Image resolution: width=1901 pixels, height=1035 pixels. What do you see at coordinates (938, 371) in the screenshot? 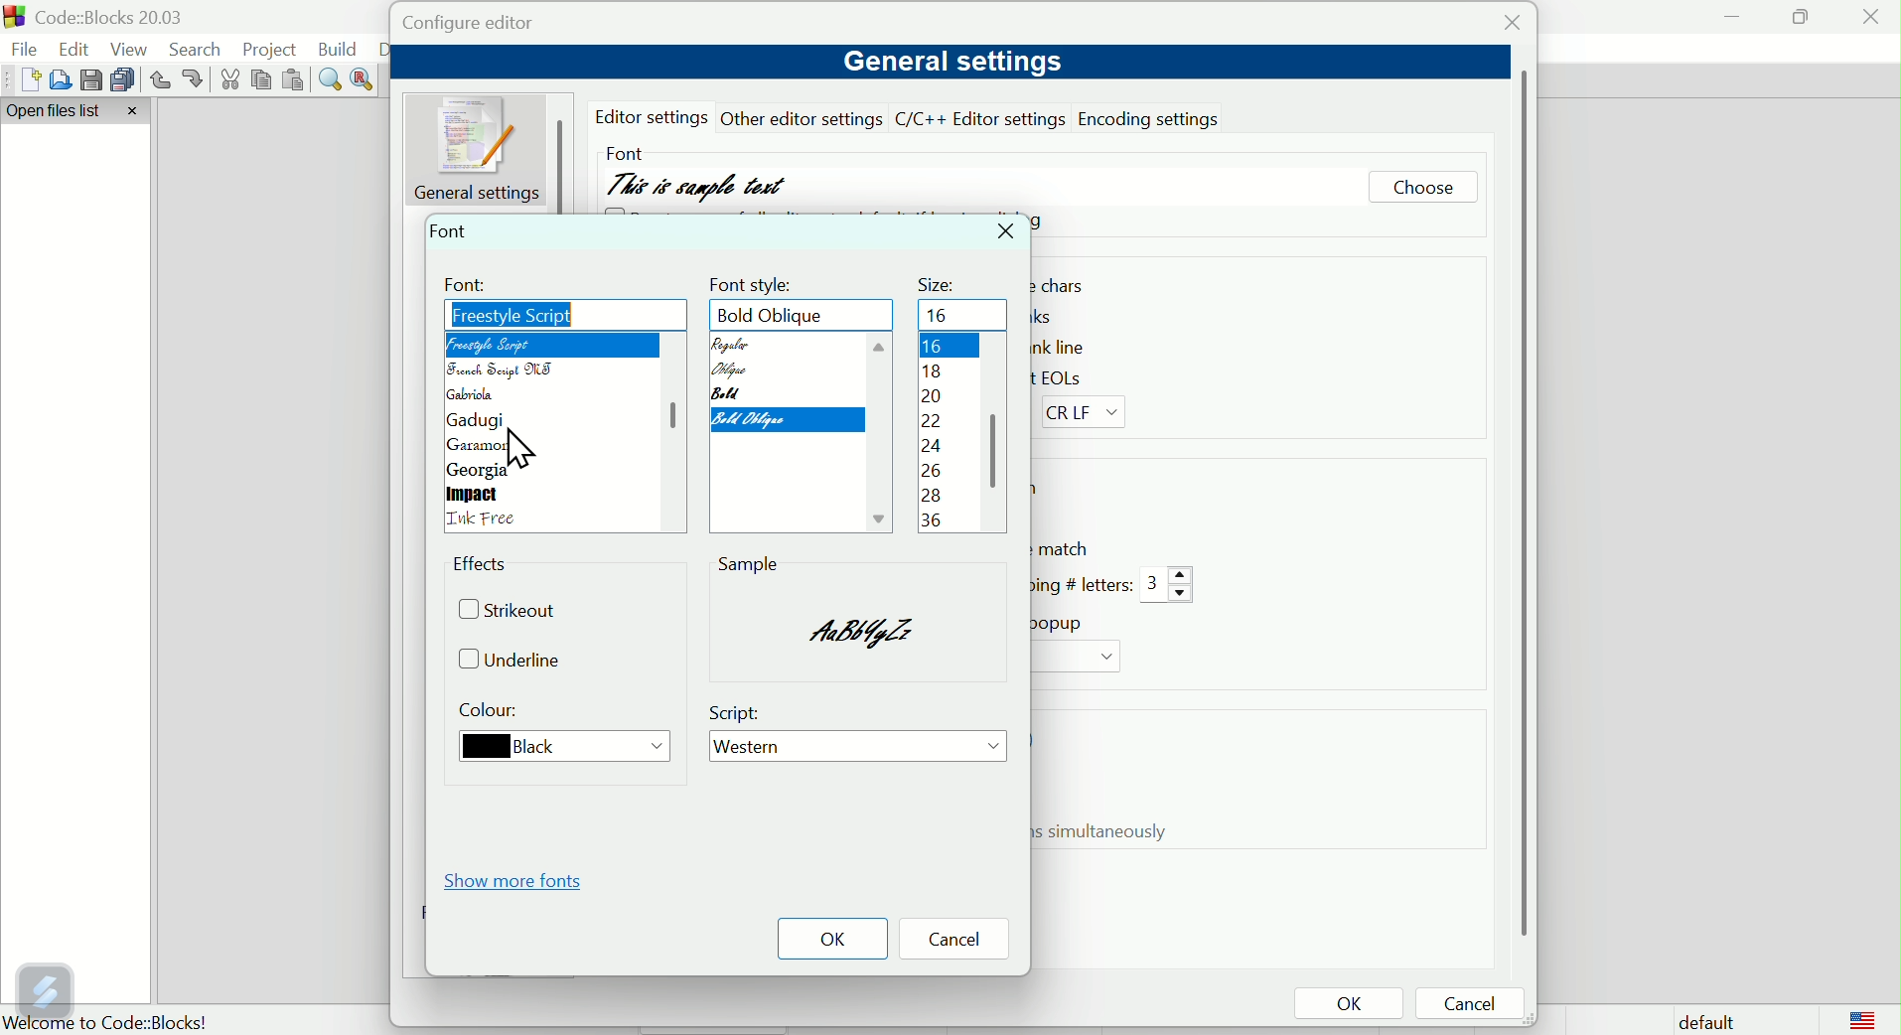
I see `18` at bounding box center [938, 371].